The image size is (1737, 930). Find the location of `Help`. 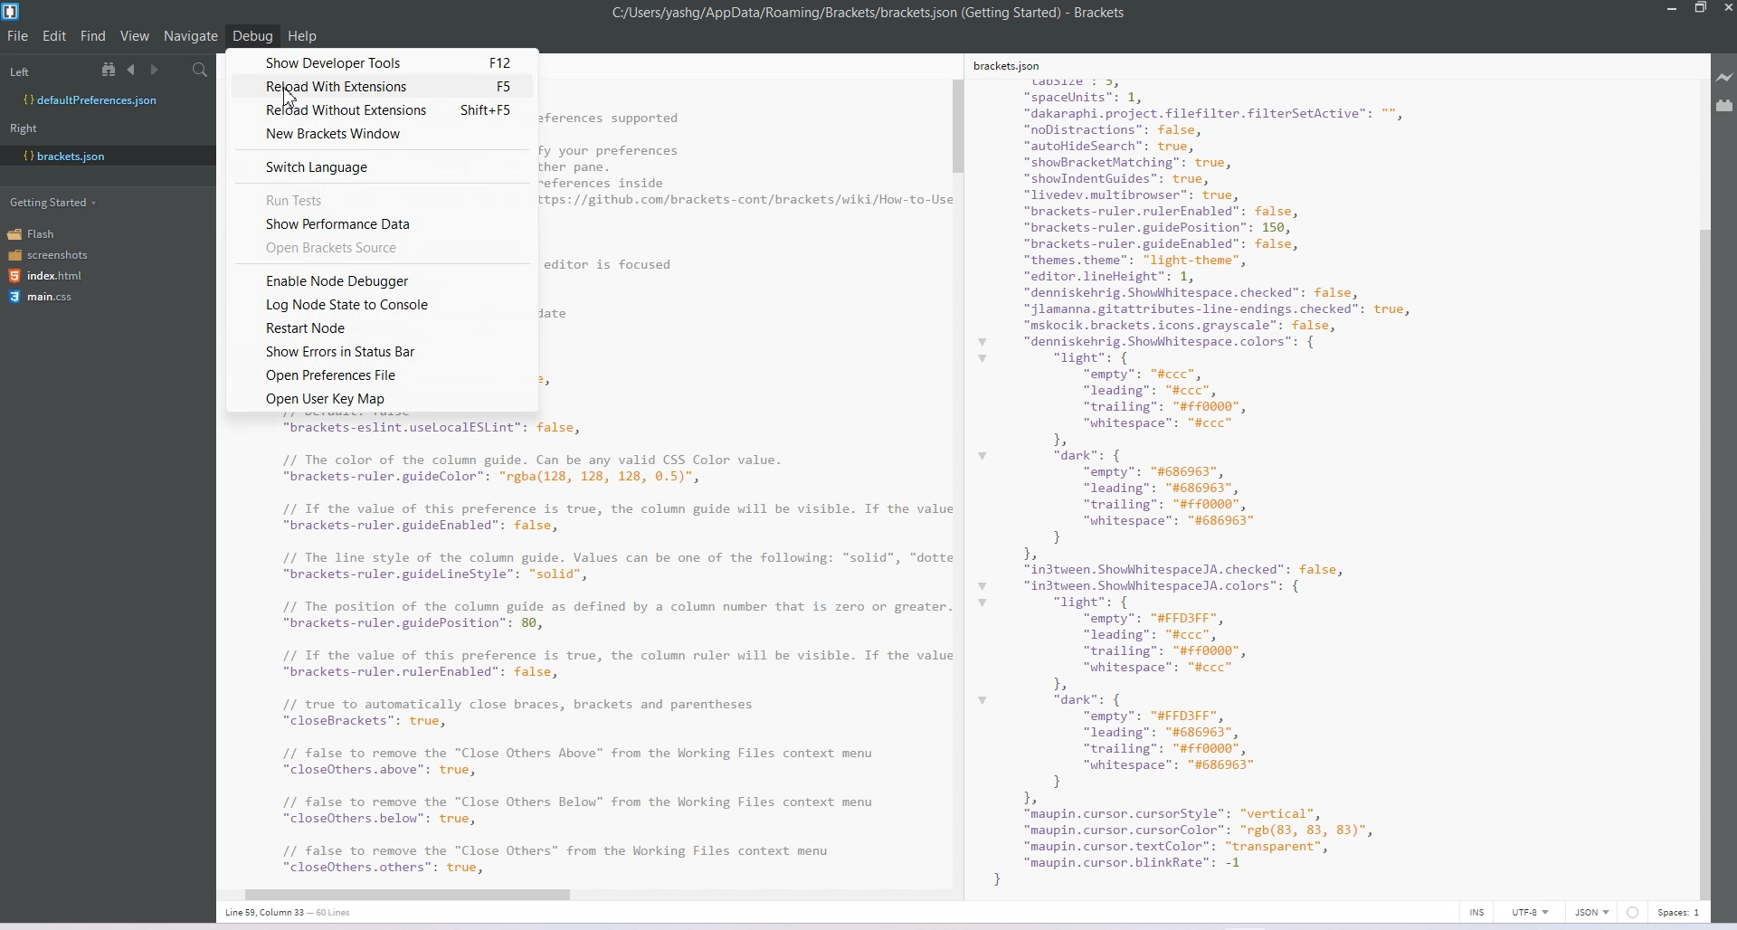

Help is located at coordinates (303, 36).